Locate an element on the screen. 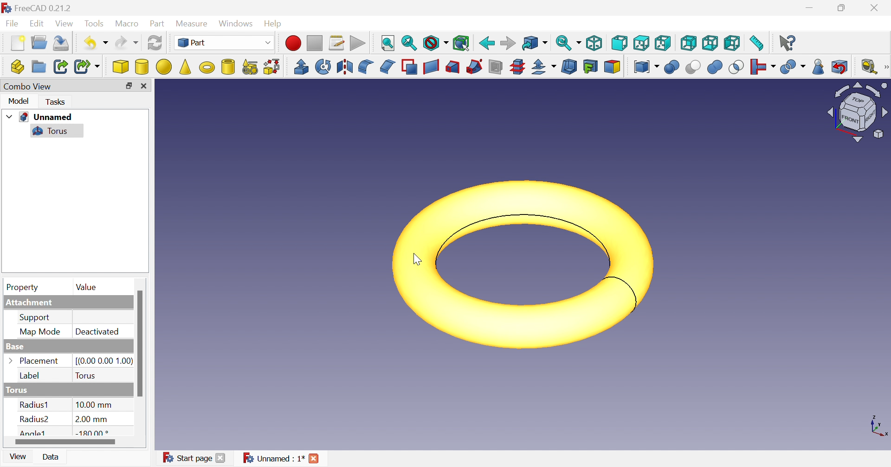 The height and width of the screenshot is (467, 891). Bounding box is located at coordinates (461, 44).